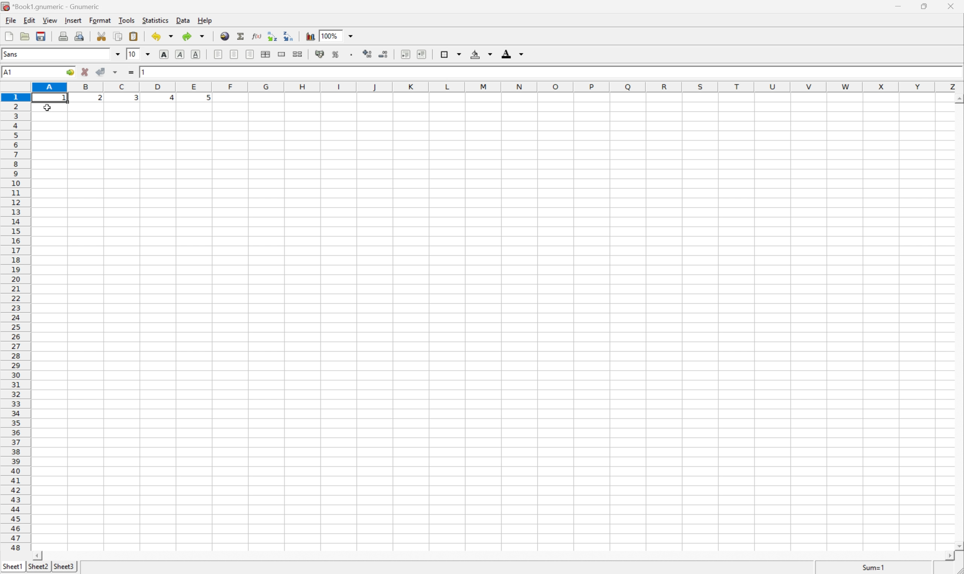 This screenshot has height=574, width=964. Describe the element at coordinates (101, 72) in the screenshot. I see `accept changes` at that location.